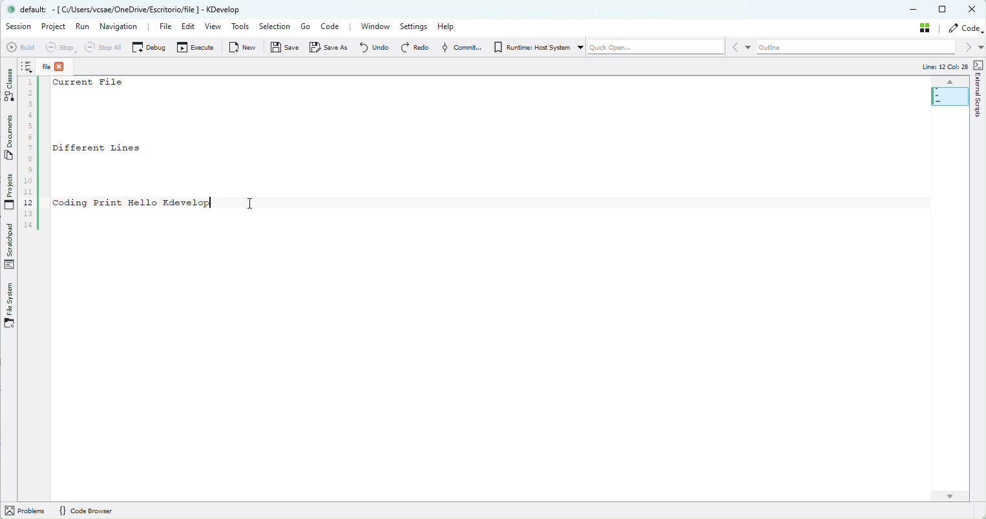 Image resolution: width=986 pixels, height=519 pixels. Describe the element at coordinates (306, 26) in the screenshot. I see `Go` at that location.